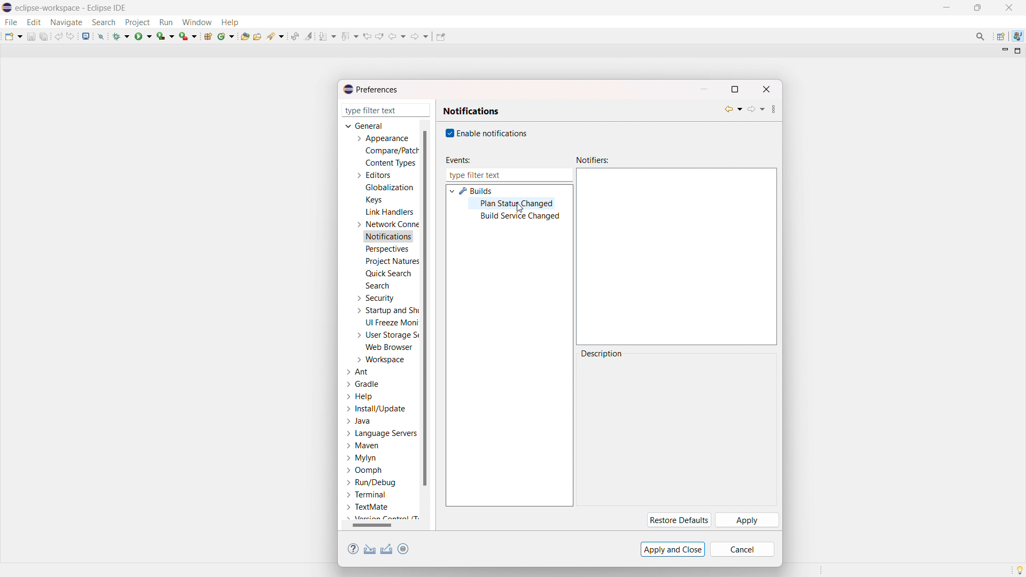  I want to click on import, so click(370, 549).